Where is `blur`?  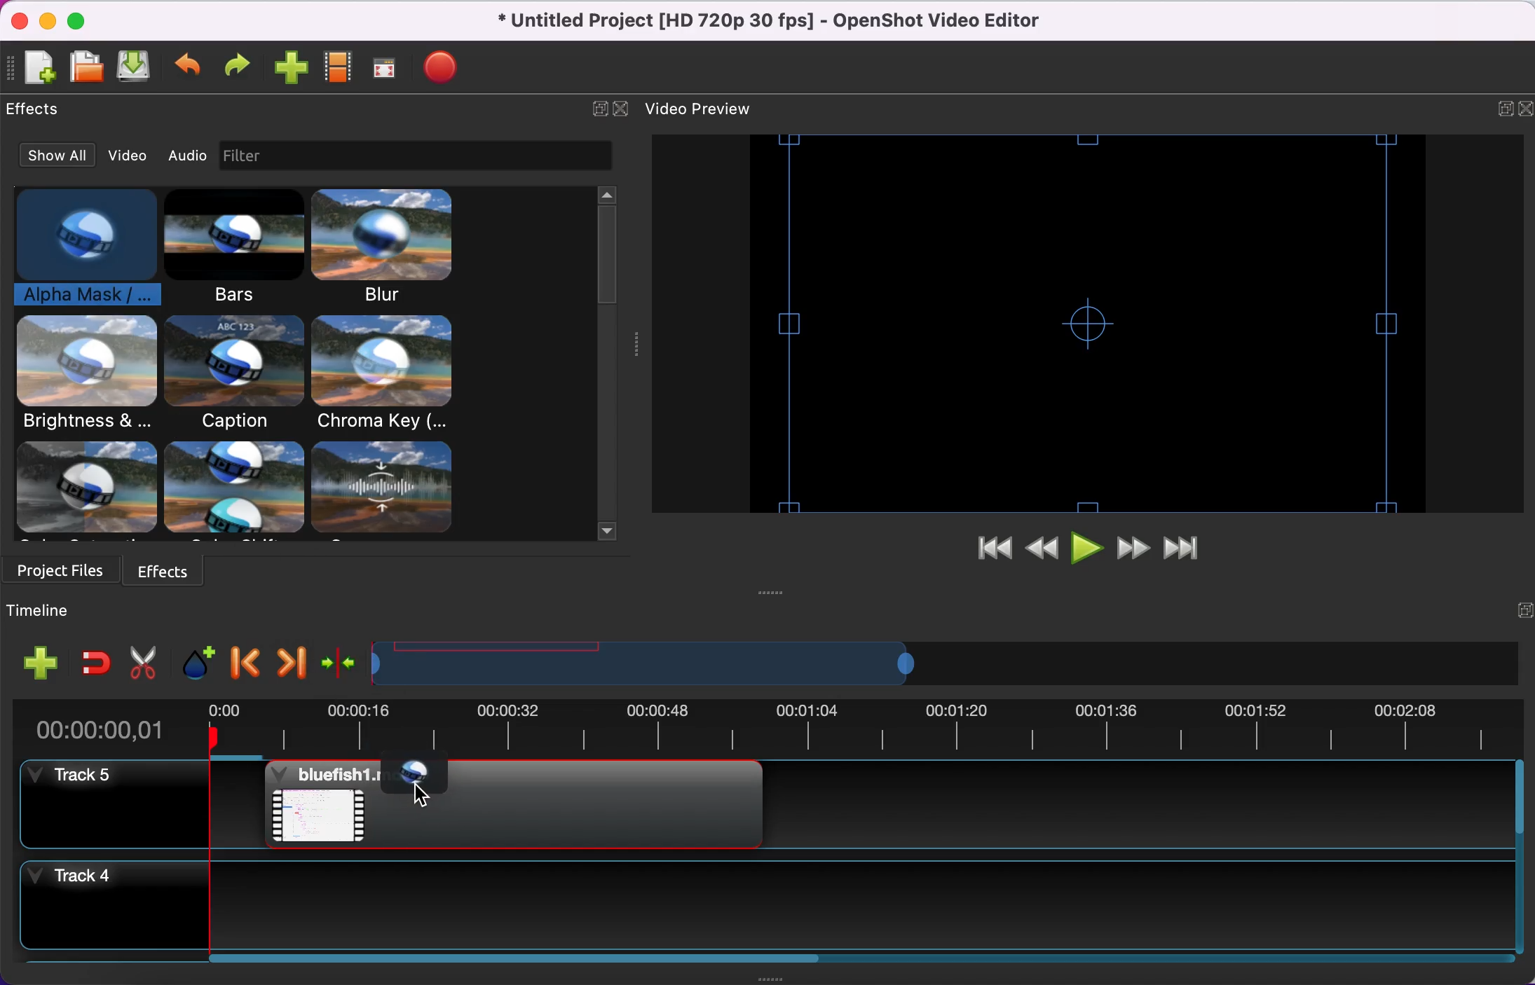 blur is located at coordinates (388, 247).